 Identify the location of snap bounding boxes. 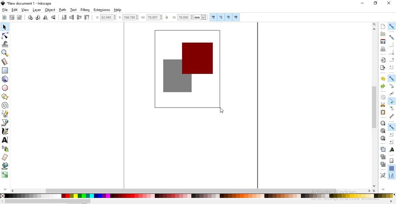
(392, 37).